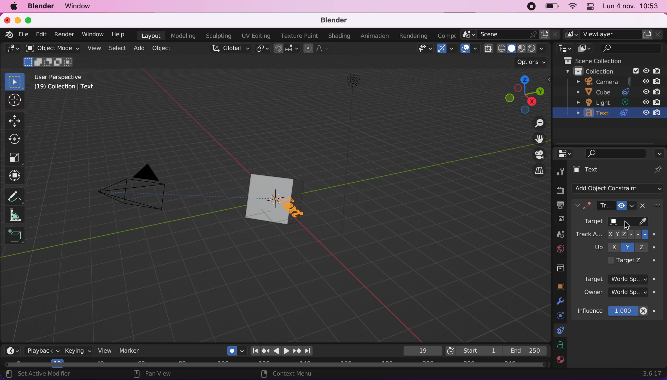 This screenshot has width=667, height=380. I want to click on shading, so click(339, 36).